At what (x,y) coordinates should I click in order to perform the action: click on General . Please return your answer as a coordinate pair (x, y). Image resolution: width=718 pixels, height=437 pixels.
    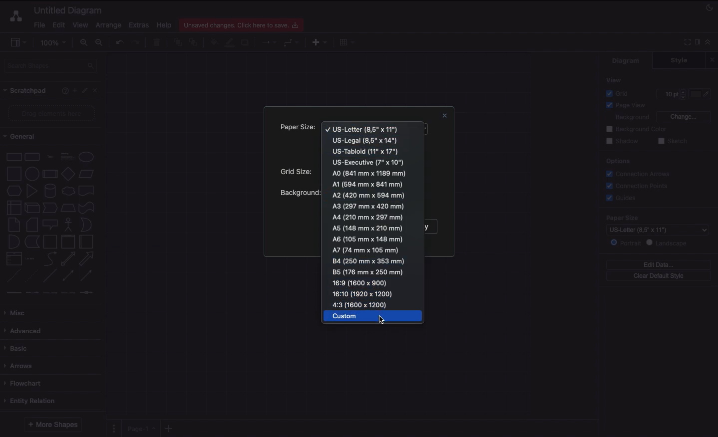
    Looking at the image, I should click on (25, 137).